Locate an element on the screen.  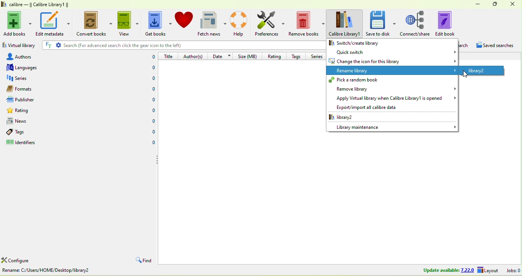
tags is located at coordinates (26, 132).